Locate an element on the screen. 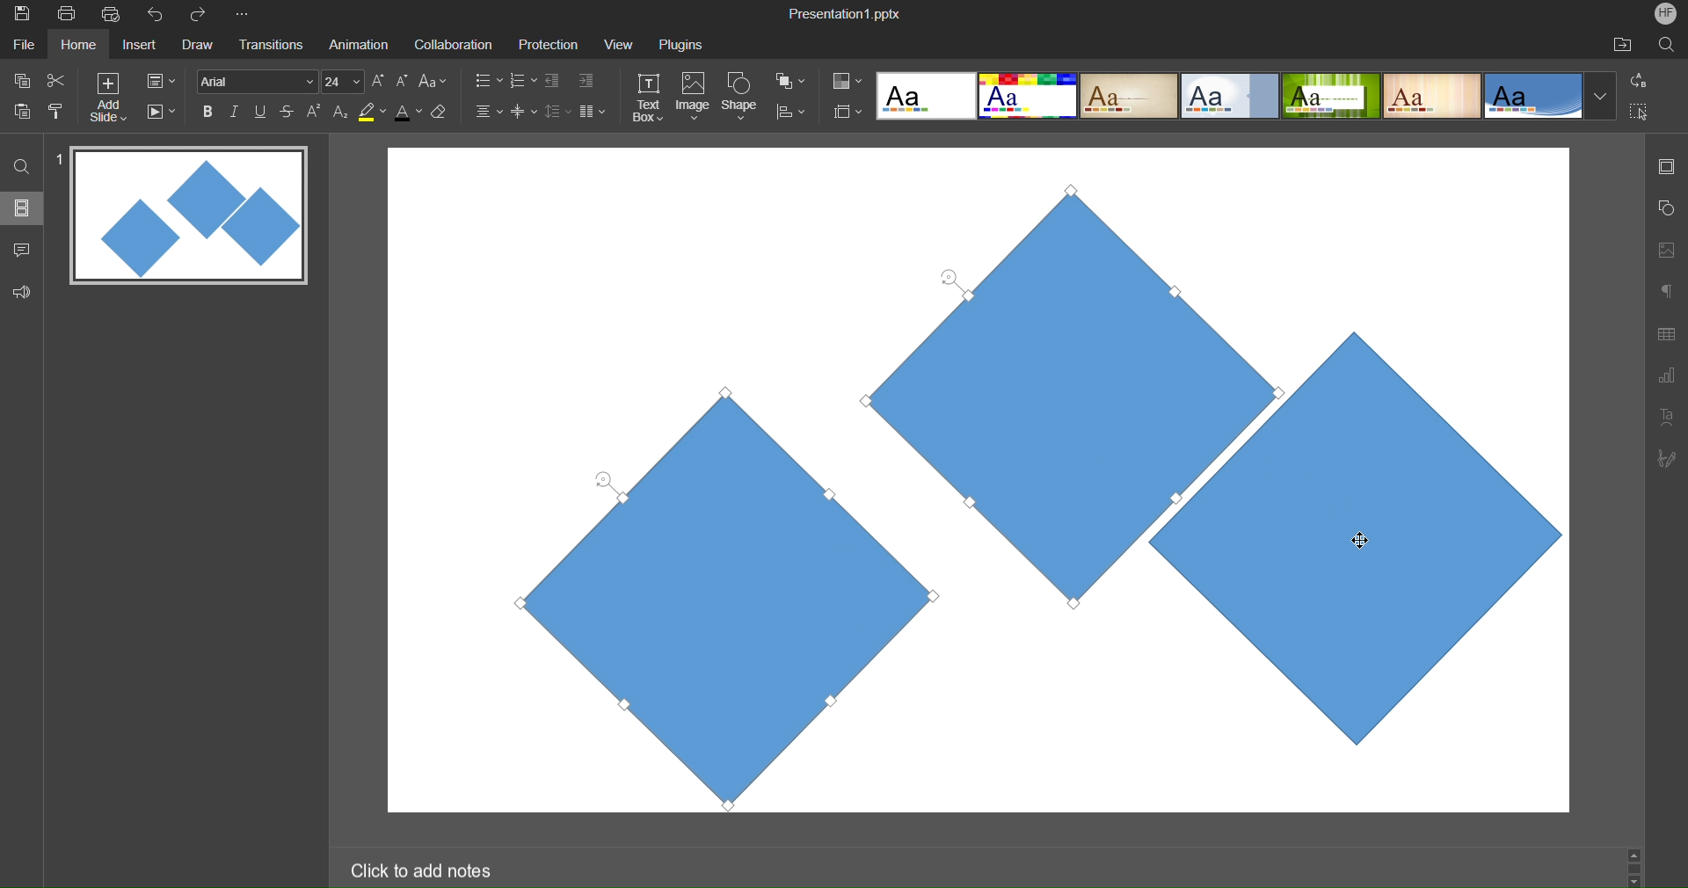 Image resolution: width=1688 pixels, height=888 pixels. Strikethrough is located at coordinates (288, 111).